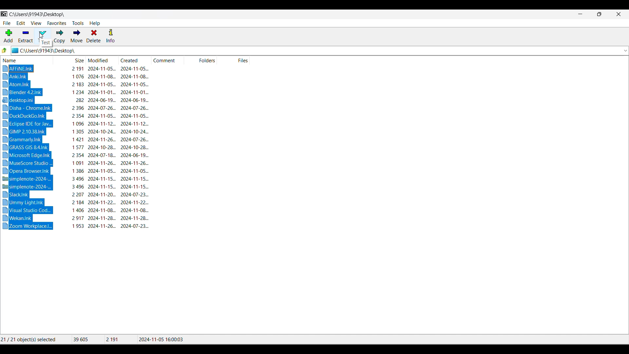  I want to click on Files selected out of total number of files, so click(35, 339).